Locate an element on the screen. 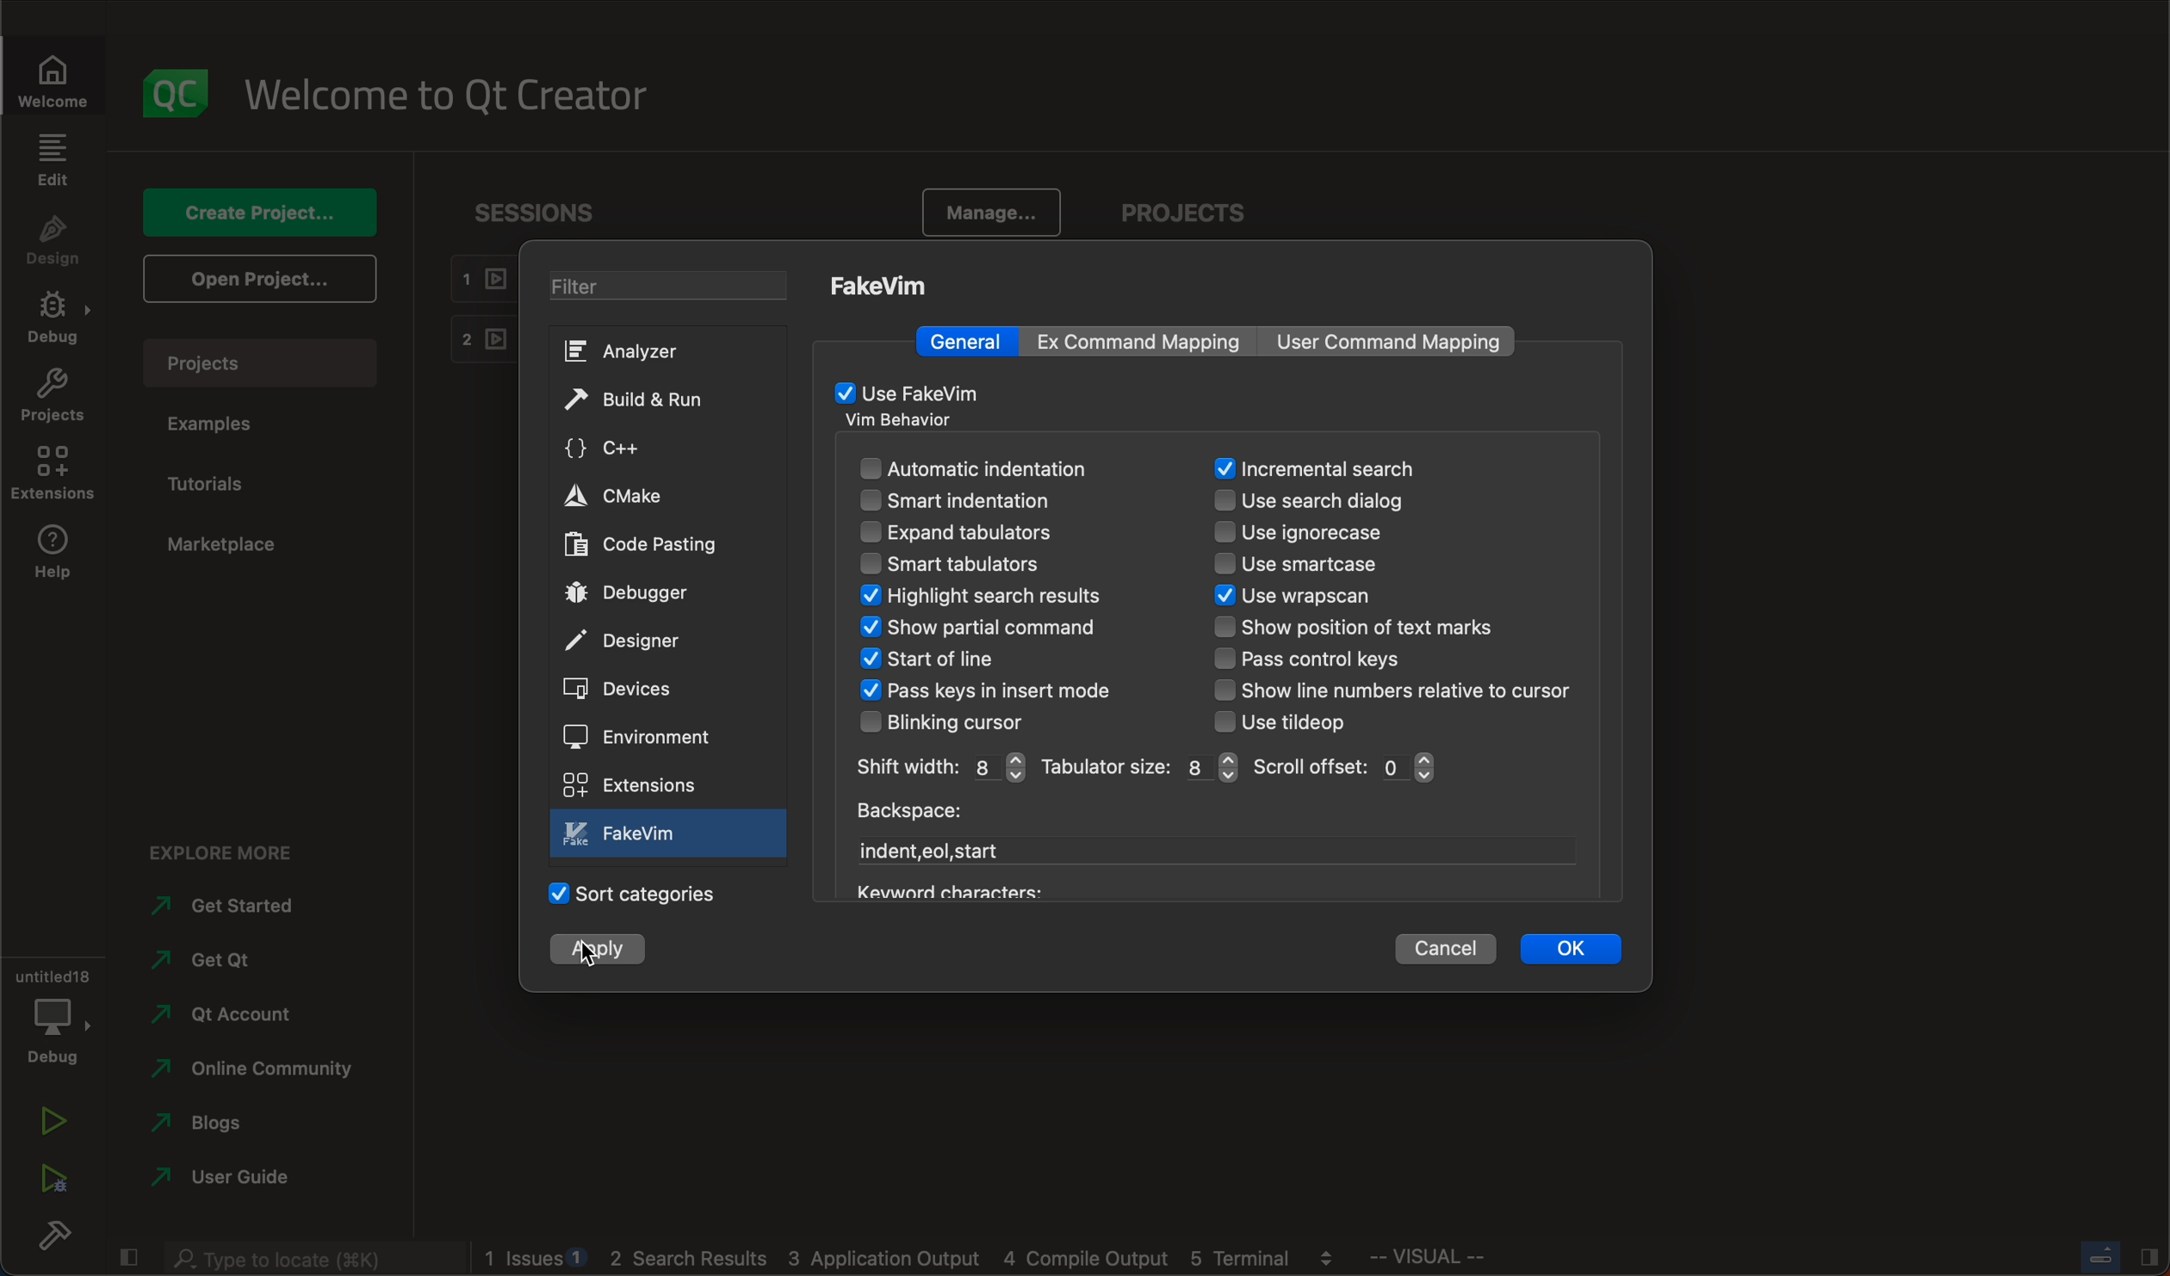 Image resolution: width=2170 pixels, height=1276 pixels. cursor is located at coordinates (588, 954).